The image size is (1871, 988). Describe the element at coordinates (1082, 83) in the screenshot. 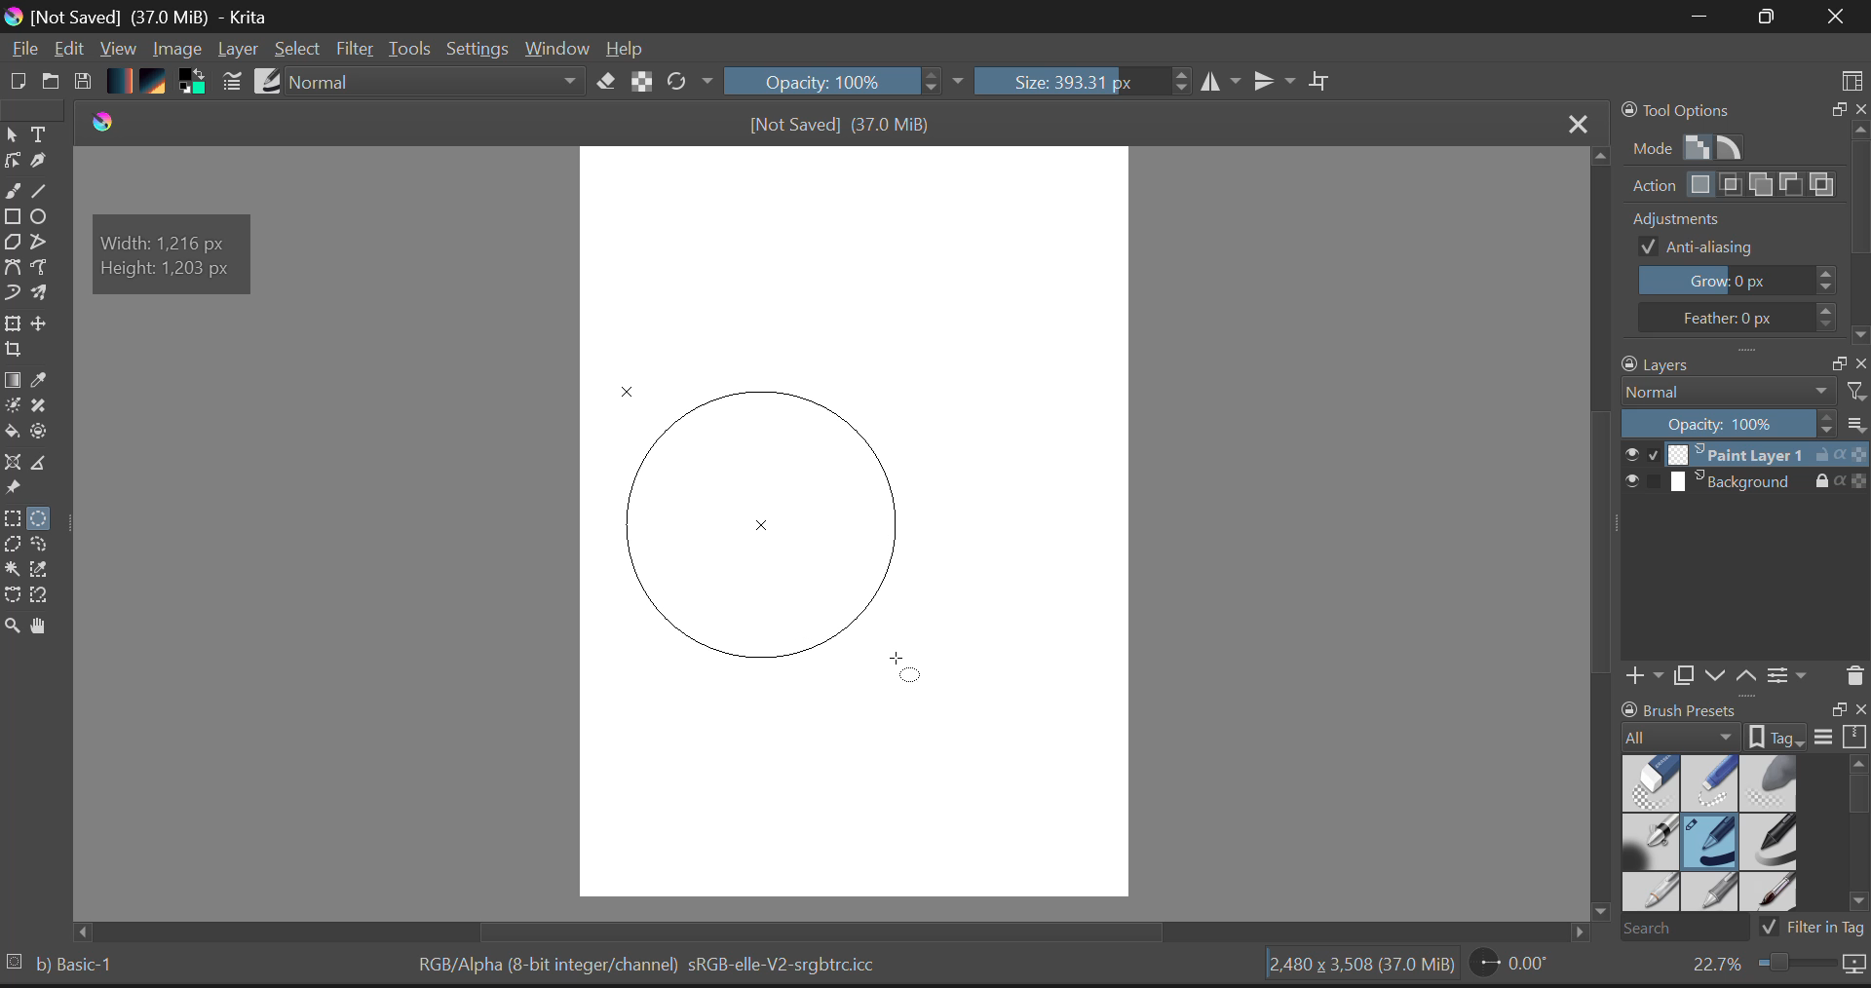

I see `Brush Size` at that location.